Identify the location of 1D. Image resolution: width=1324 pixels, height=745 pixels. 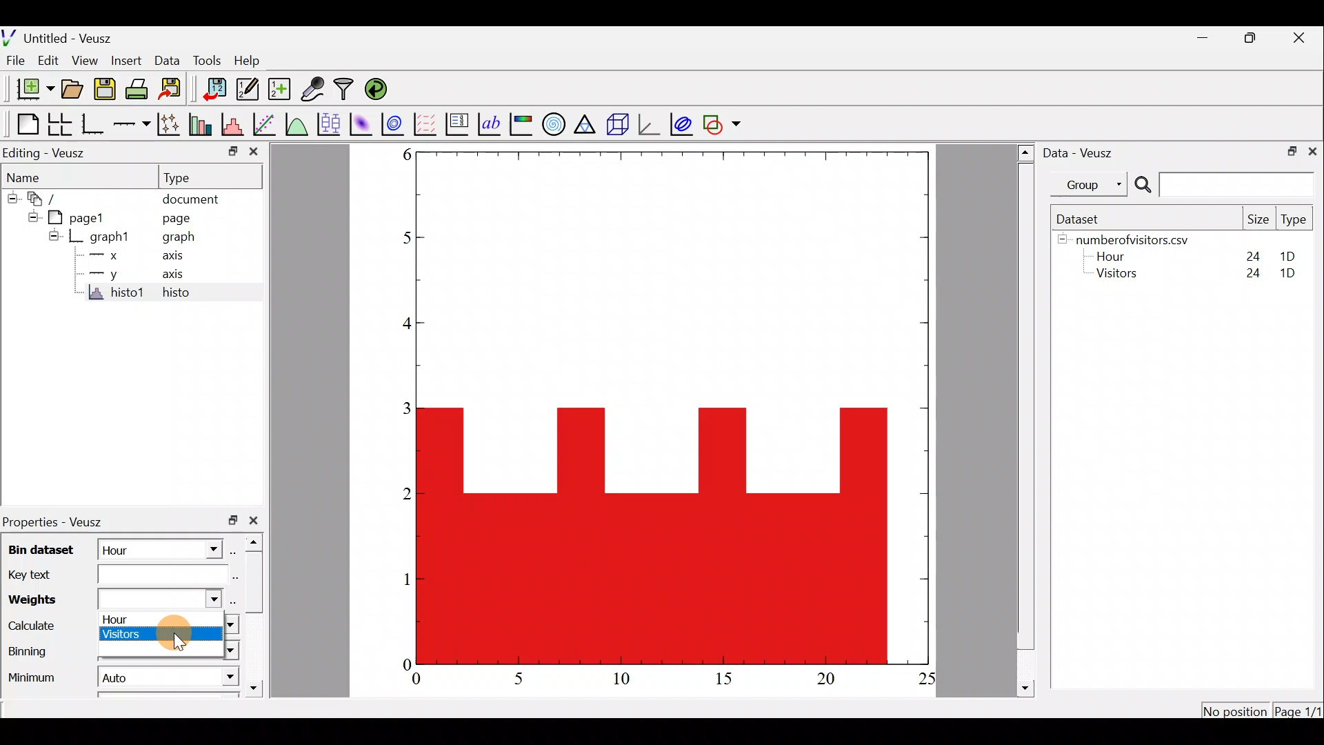
(1292, 272).